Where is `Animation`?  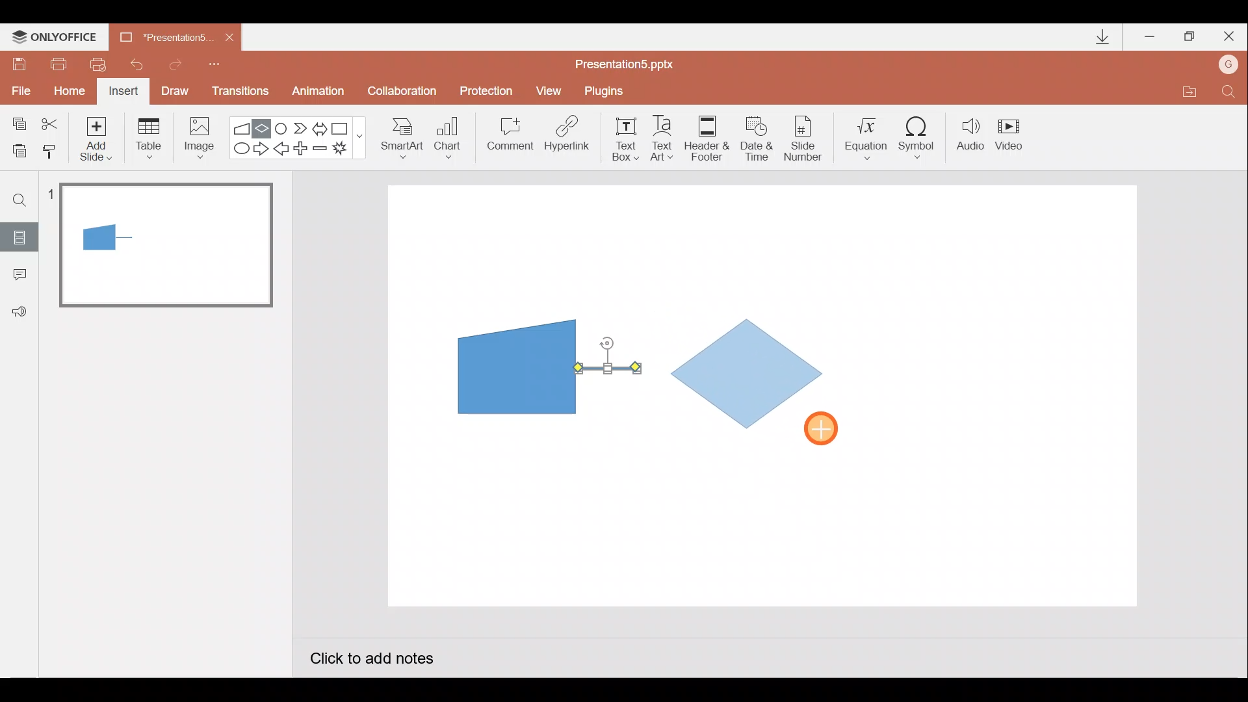 Animation is located at coordinates (320, 93).